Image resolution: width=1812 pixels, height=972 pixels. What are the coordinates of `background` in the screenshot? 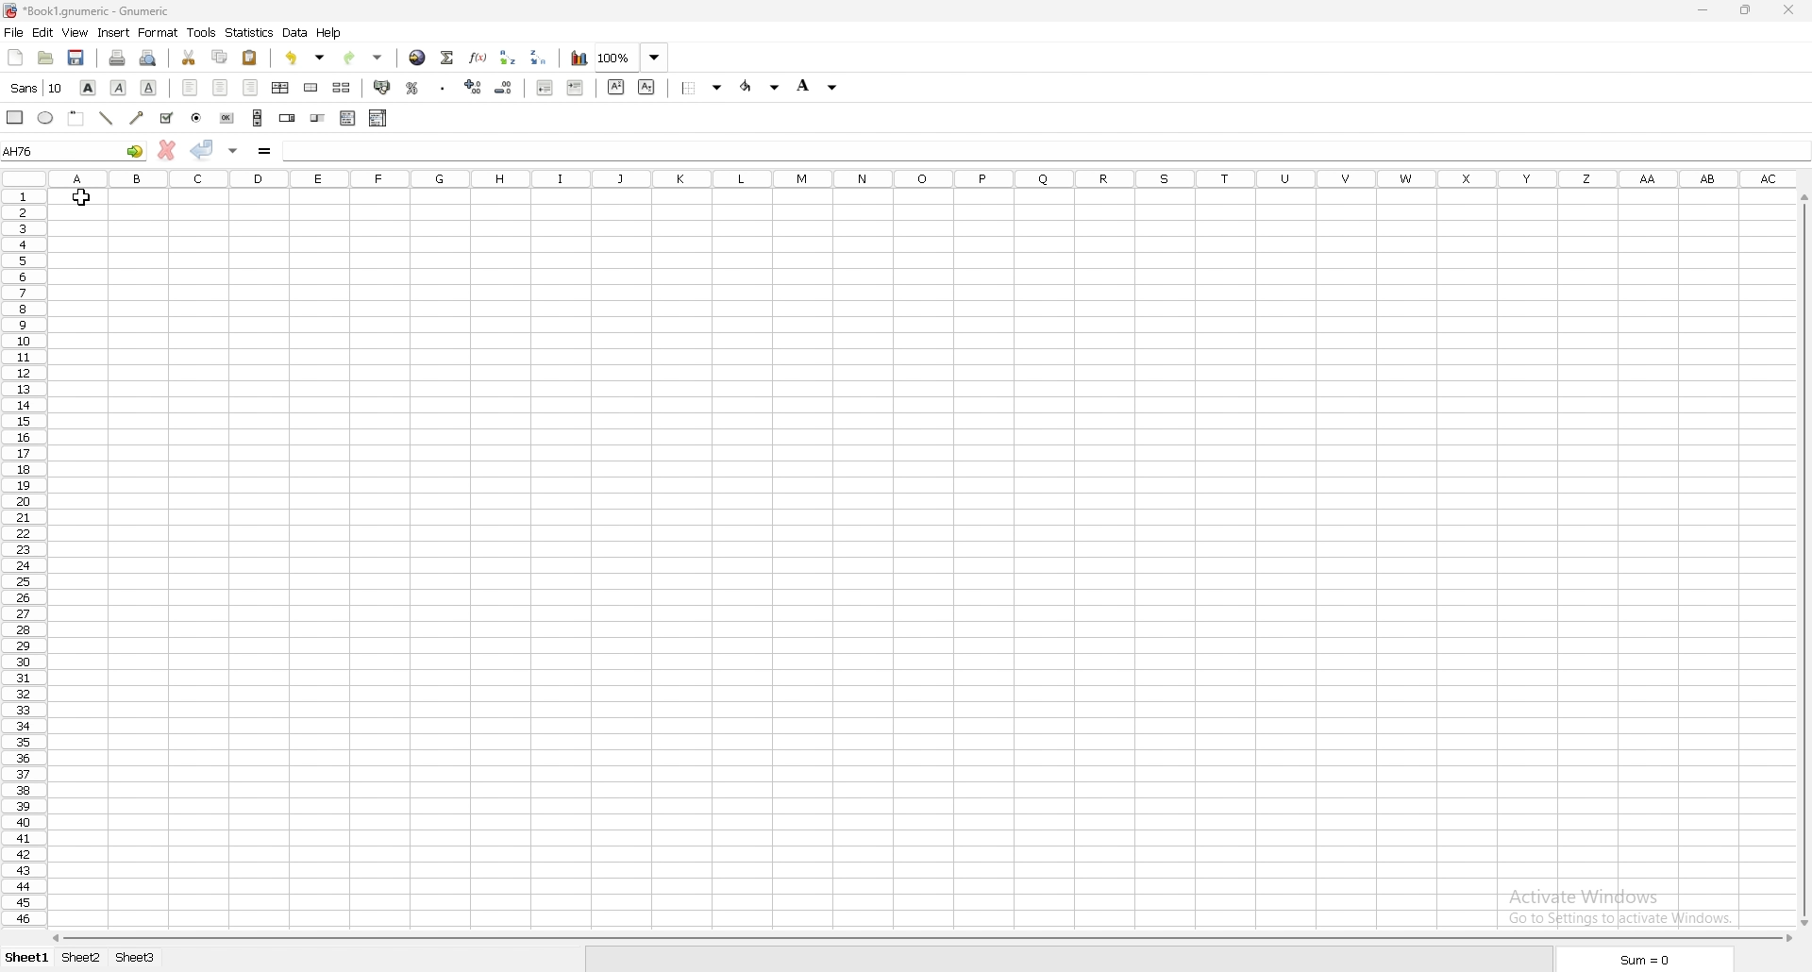 It's located at (760, 87).